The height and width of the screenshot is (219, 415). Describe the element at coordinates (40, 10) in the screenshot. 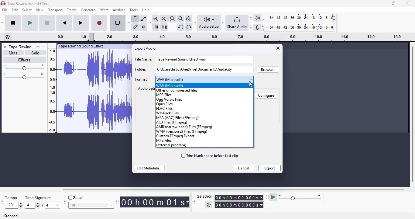

I see `view` at that location.